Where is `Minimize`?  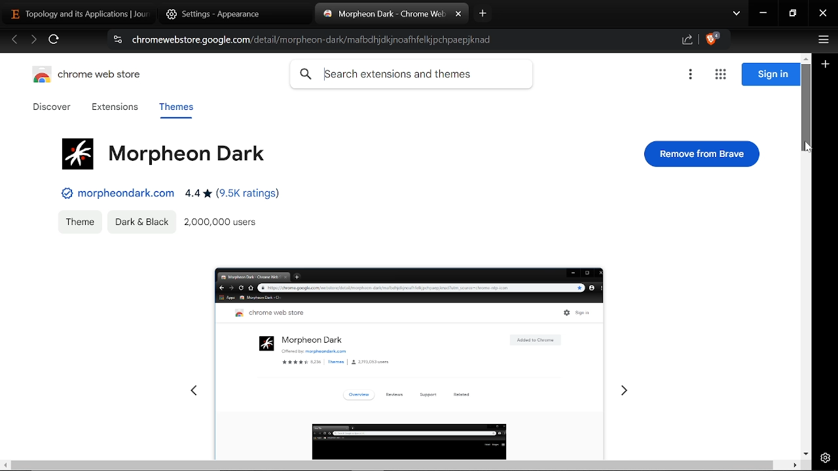
Minimize is located at coordinates (763, 14).